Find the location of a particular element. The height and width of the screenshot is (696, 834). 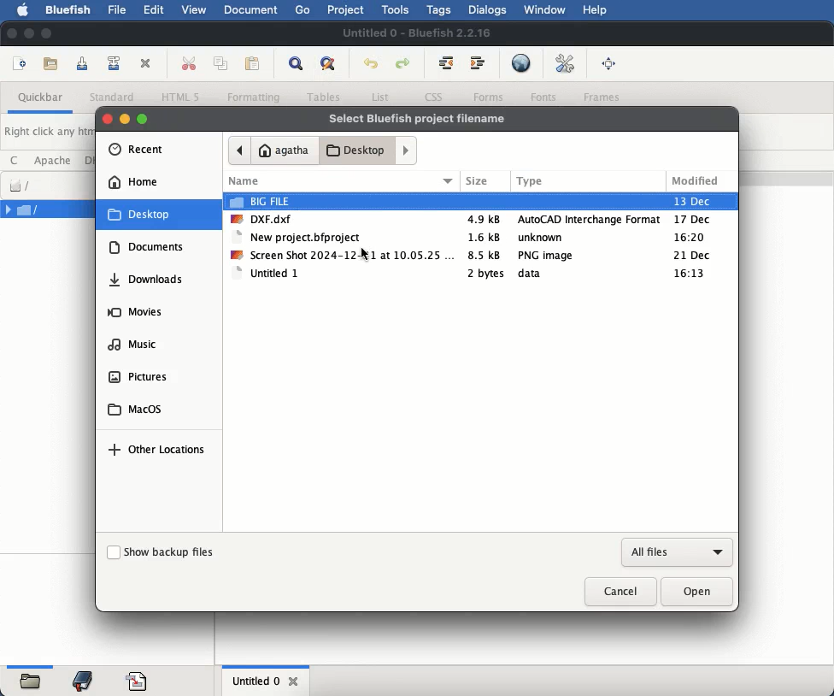

49kB is located at coordinates (485, 218).